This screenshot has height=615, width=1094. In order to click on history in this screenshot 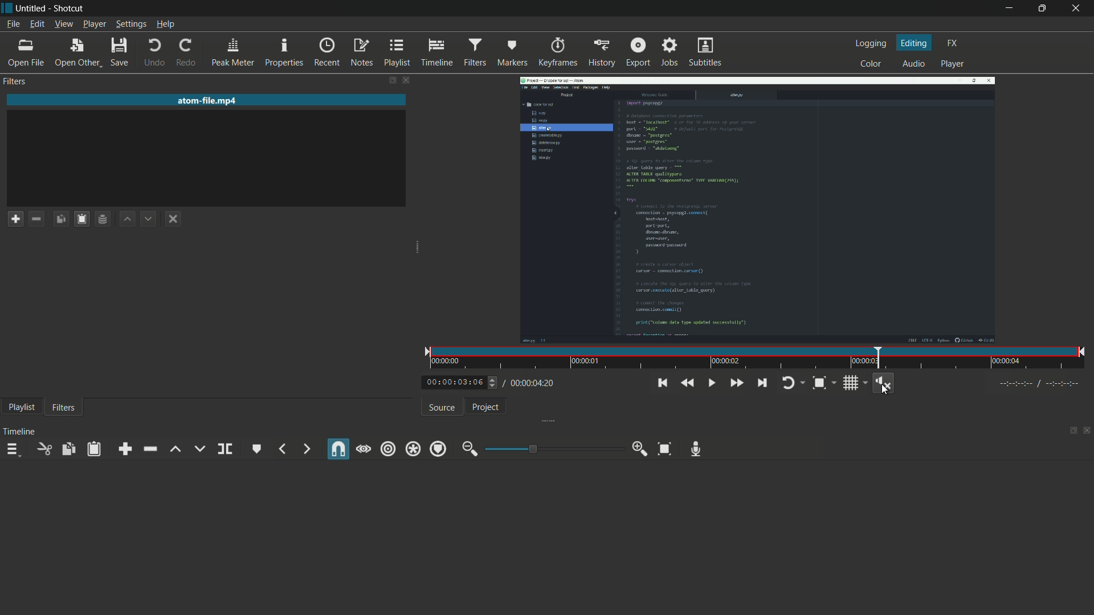, I will do `click(601, 54)`.